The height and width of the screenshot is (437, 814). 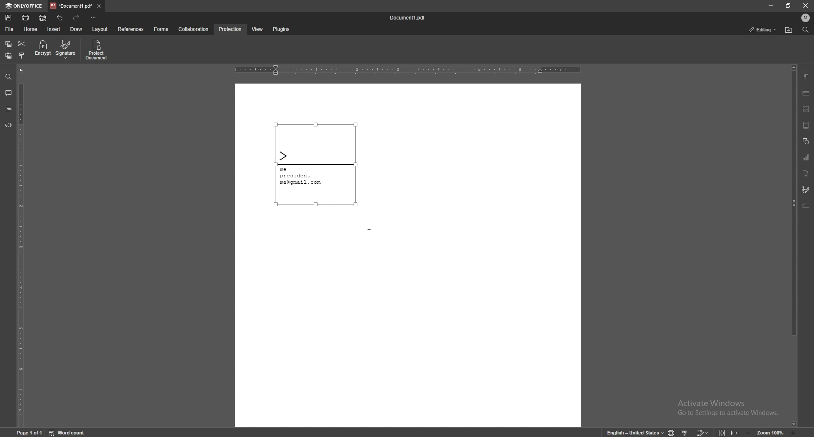 What do you see at coordinates (806, 6) in the screenshot?
I see `close` at bounding box center [806, 6].